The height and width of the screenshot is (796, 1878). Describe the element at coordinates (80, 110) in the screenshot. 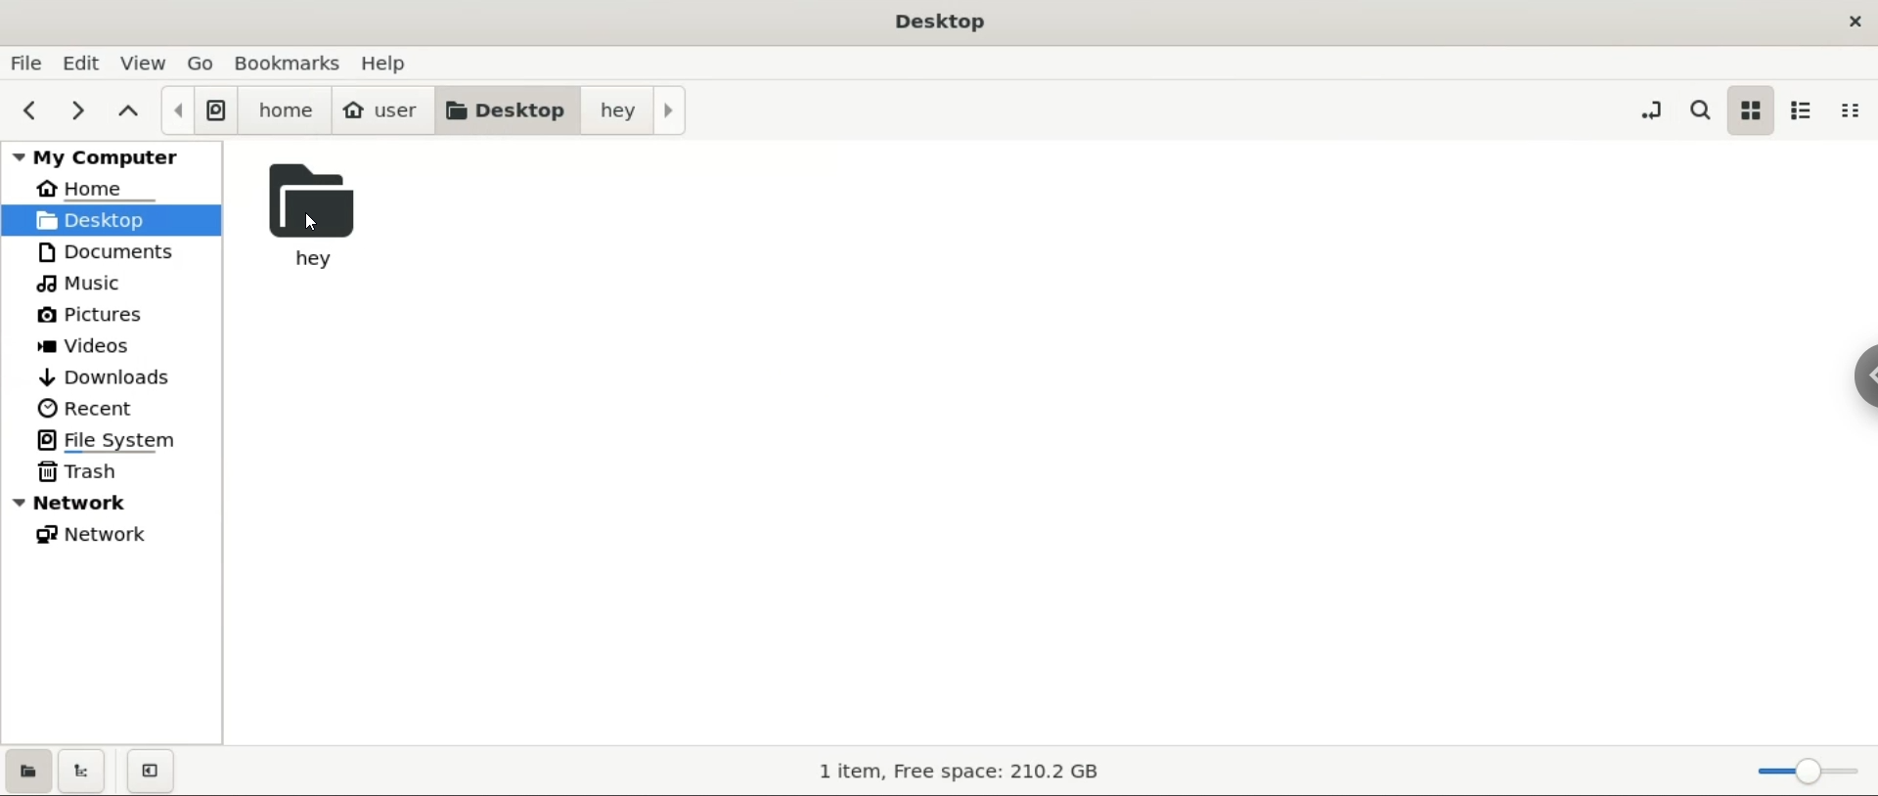

I see `next` at that location.